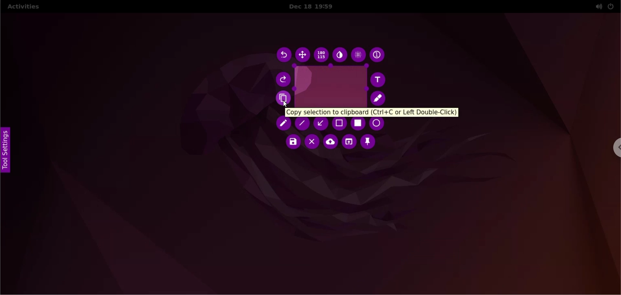 This screenshot has width=621, height=295. I want to click on close, so click(312, 143).